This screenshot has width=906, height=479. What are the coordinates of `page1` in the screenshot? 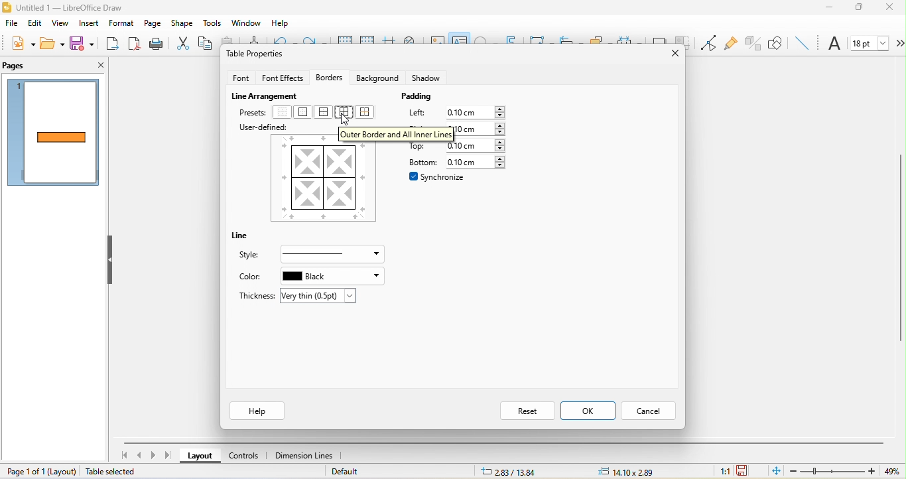 It's located at (54, 134).